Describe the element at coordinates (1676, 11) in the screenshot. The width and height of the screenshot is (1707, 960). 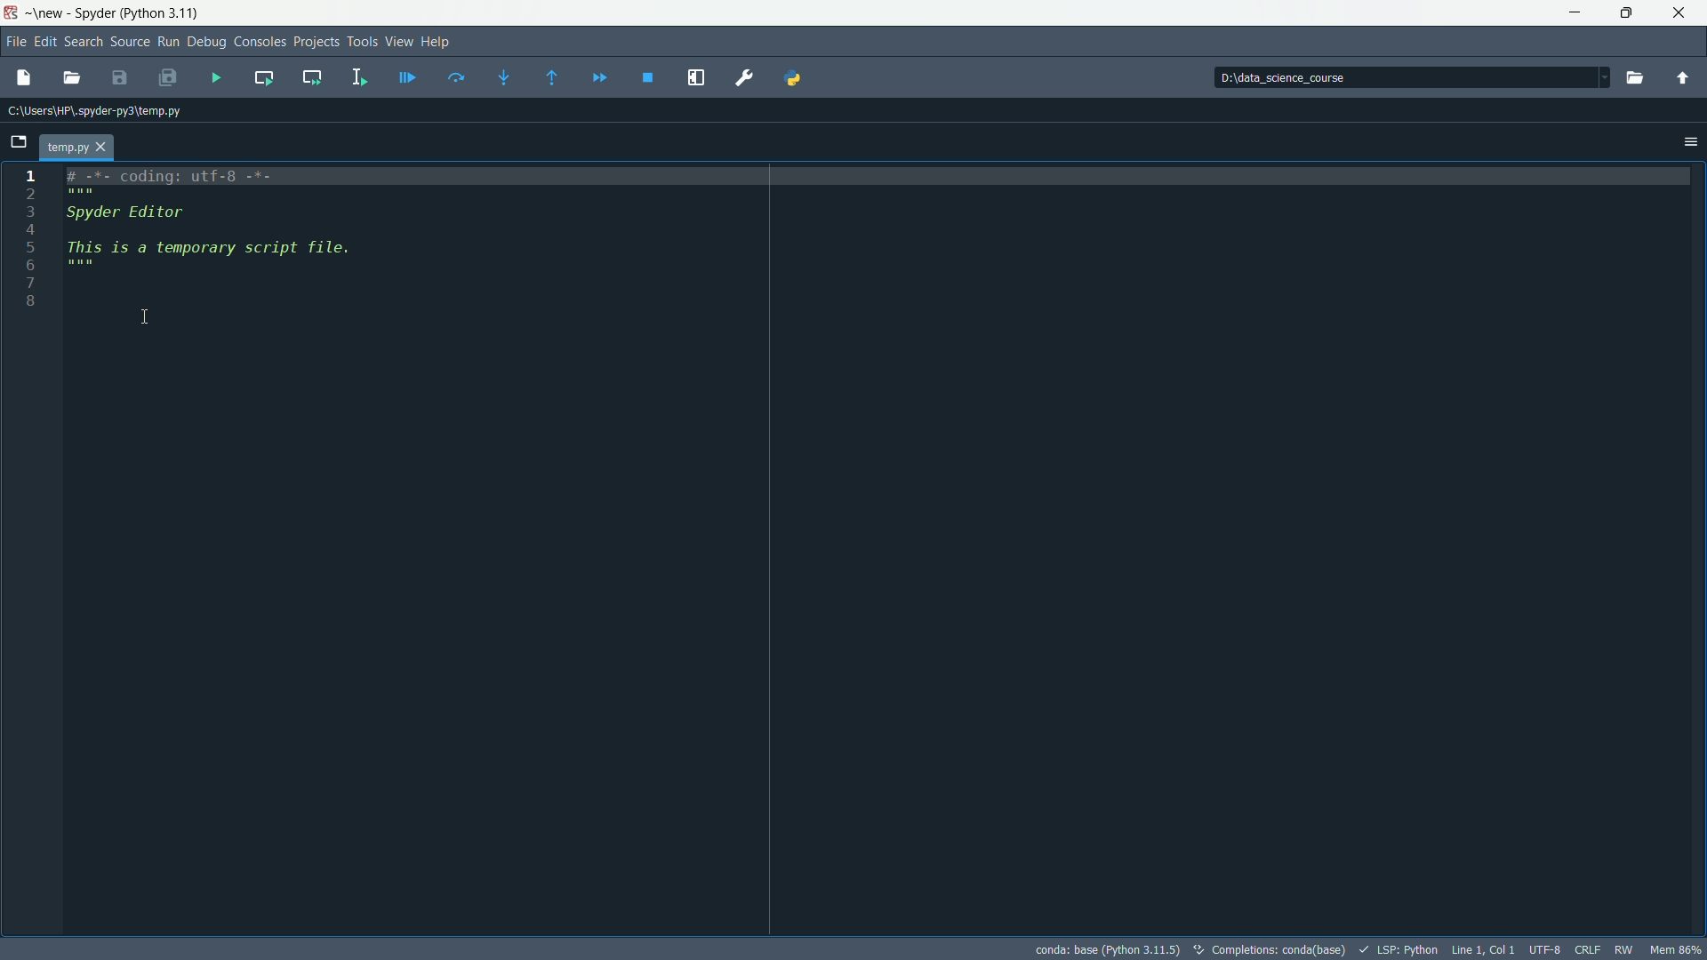
I see `close` at that location.